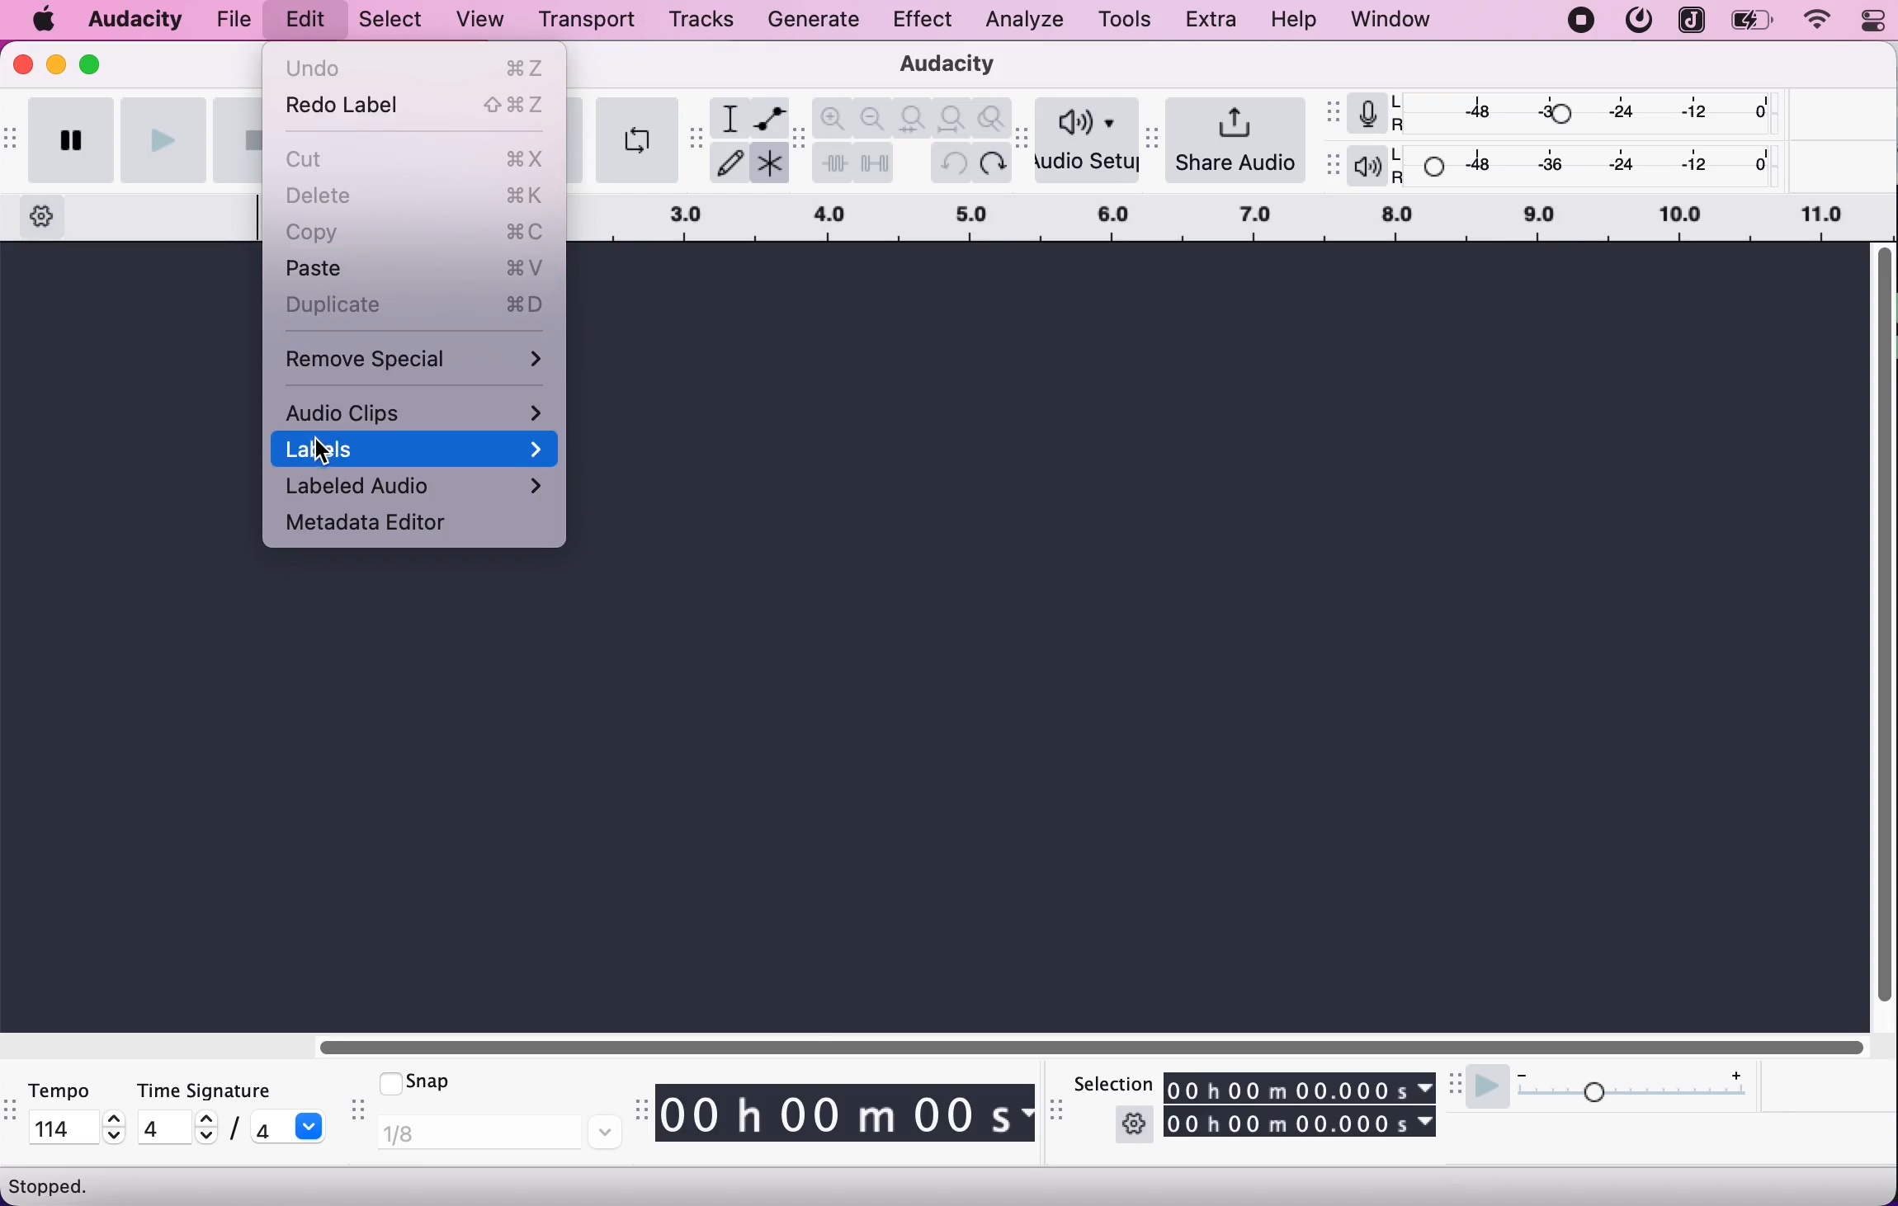  Describe the element at coordinates (100, 62) in the screenshot. I see `maximize` at that location.